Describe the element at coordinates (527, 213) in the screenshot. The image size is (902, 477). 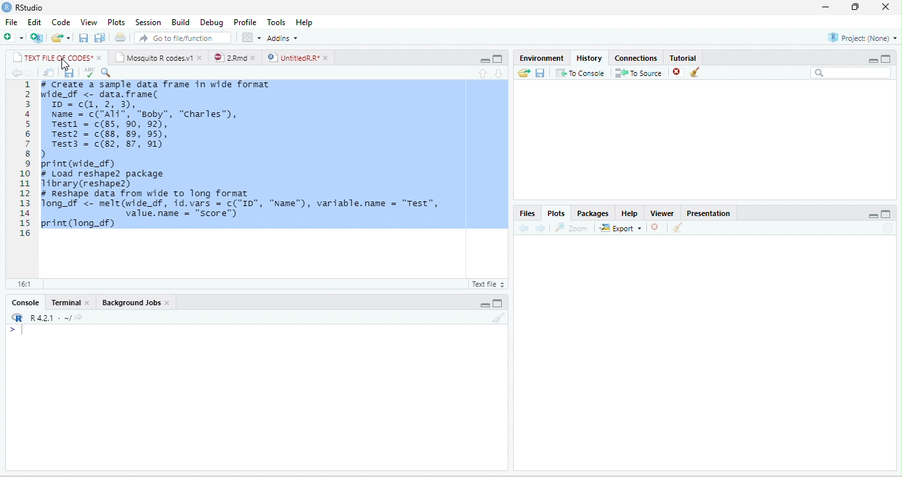
I see `Files` at that location.